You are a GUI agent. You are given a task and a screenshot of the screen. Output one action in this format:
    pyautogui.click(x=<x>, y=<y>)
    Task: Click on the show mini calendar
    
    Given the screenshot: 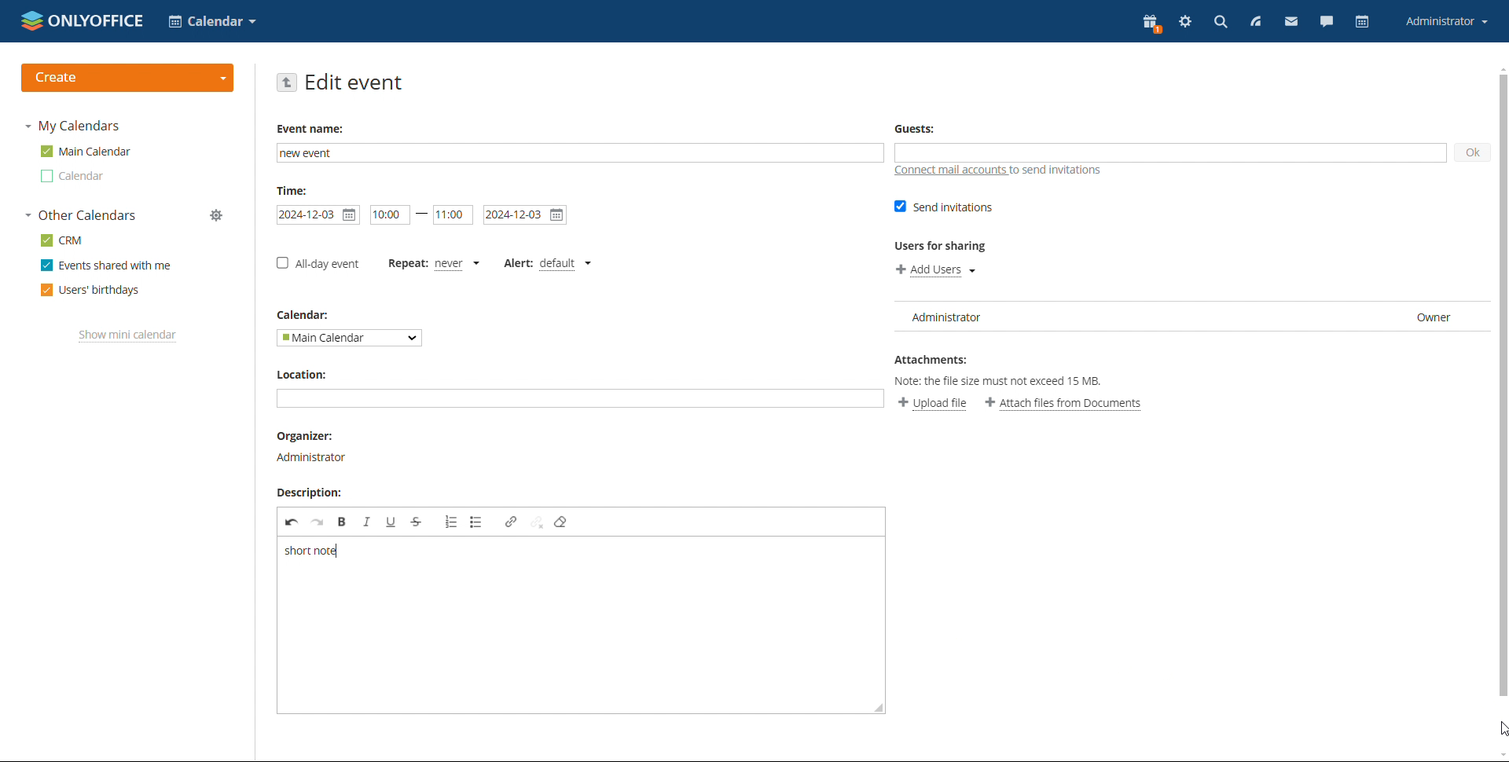 What is the action you would take?
    pyautogui.click(x=128, y=336)
    